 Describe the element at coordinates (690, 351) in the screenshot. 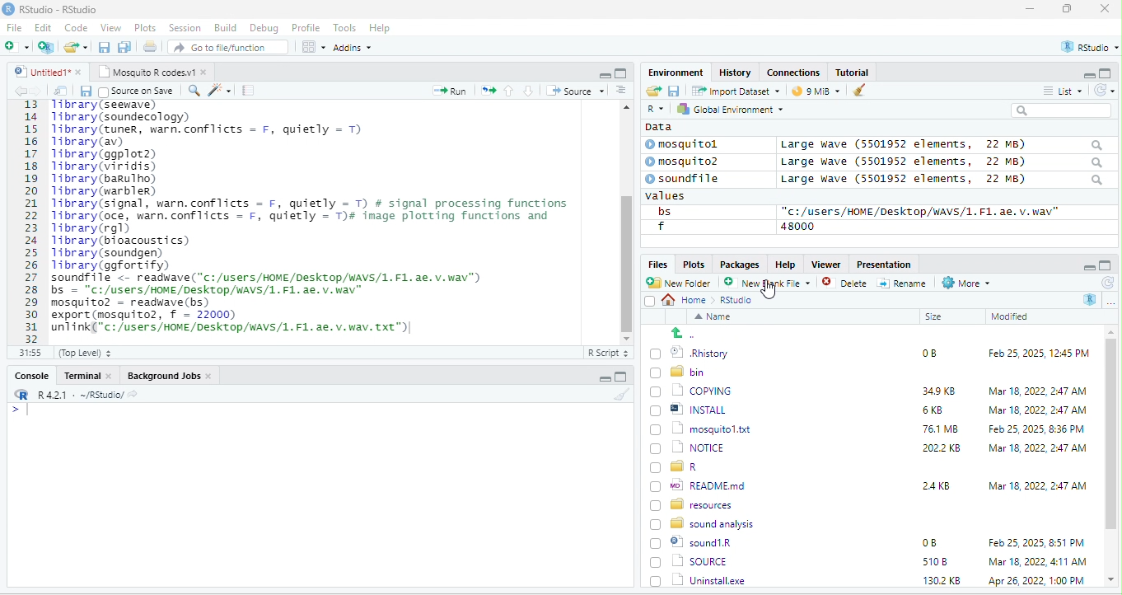

I see `© Rhistory` at that location.